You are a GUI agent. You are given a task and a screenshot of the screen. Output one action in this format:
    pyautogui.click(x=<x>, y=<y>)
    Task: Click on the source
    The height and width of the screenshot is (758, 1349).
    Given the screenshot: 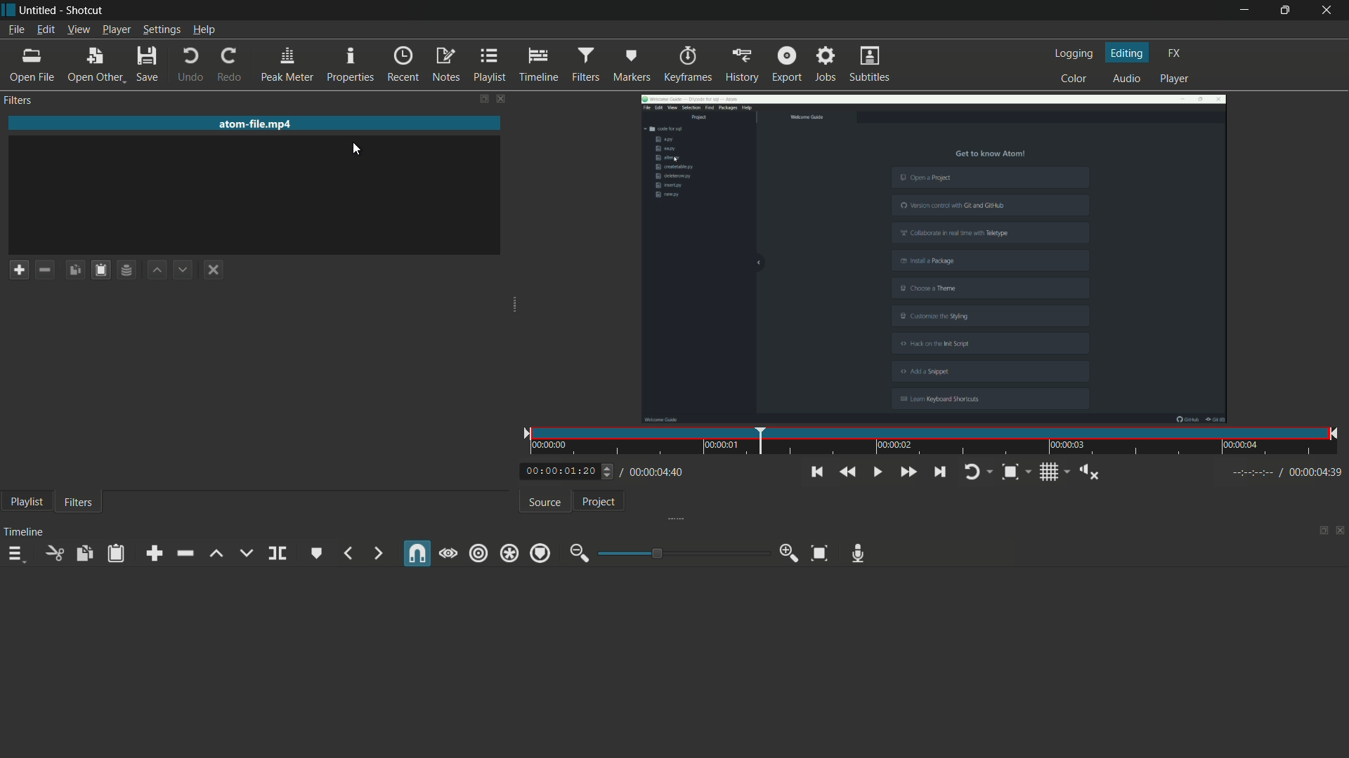 What is the action you would take?
    pyautogui.click(x=545, y=502)
    